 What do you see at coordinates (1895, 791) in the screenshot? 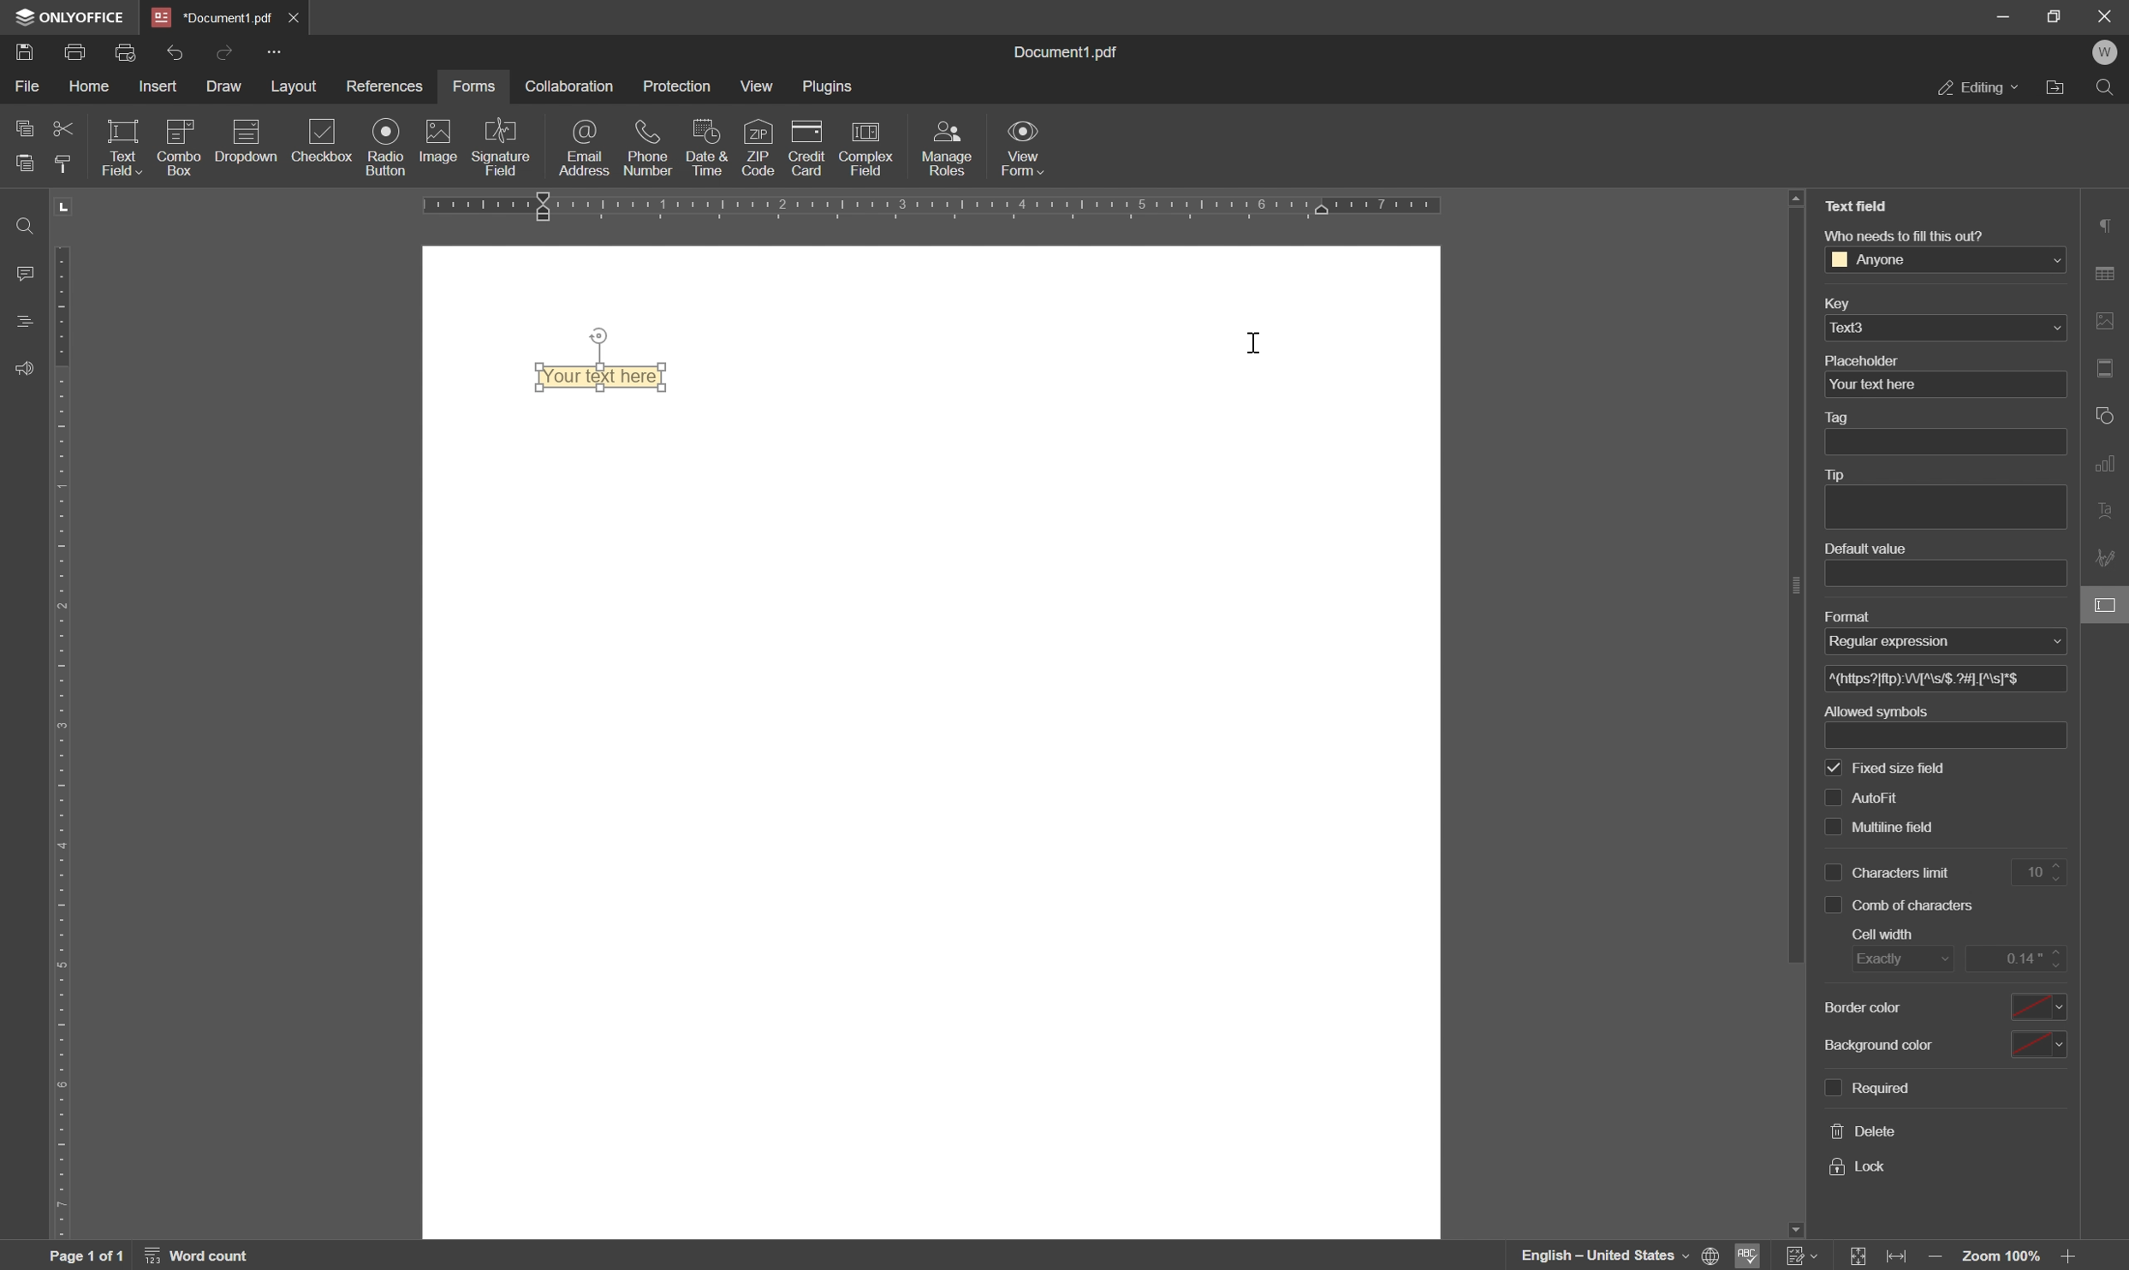
I see `multiline field` at bounding box center [1895, 791].